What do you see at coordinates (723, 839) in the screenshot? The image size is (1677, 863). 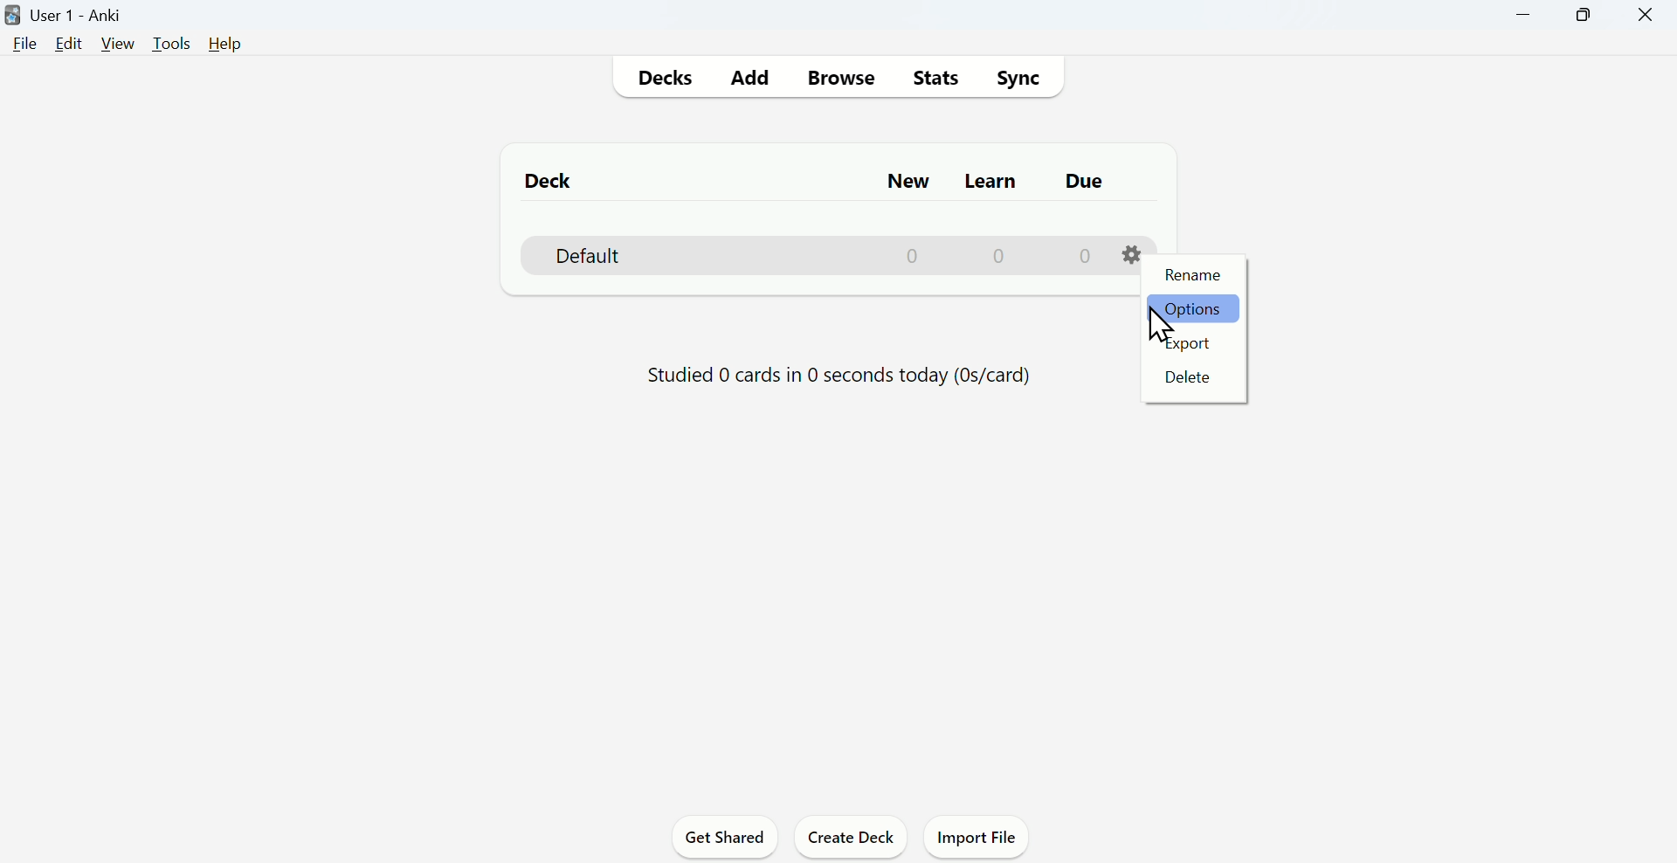 I see `Get Shared` at bounding box center [723, 839].